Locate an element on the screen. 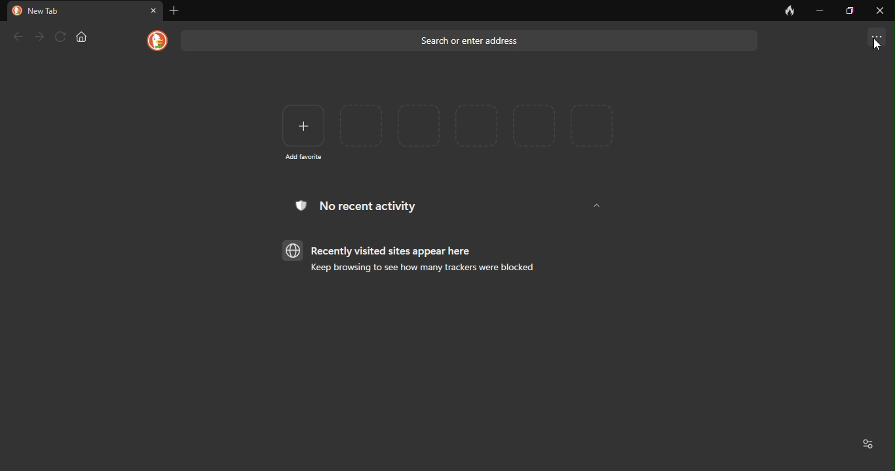  refresh is located at coordinates (60, 36).